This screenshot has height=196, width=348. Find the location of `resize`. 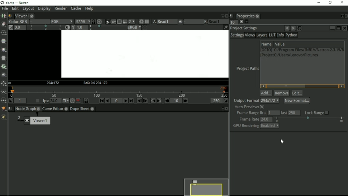

resize is located at coordinates (222, 16).